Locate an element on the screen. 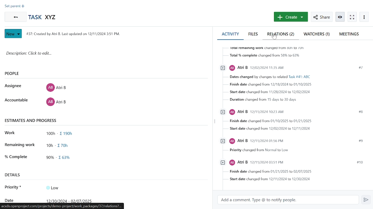 The width and height of the screenshot is (373, 209). watchers is located at coordinates (316, 35).